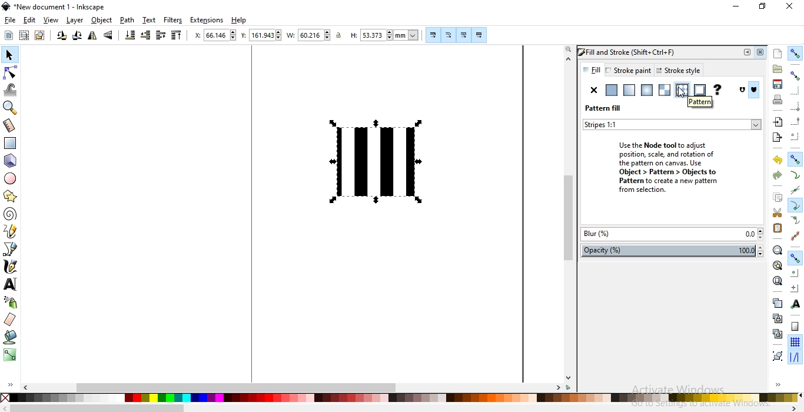  I want to click on width of selection, so click(292, 35).